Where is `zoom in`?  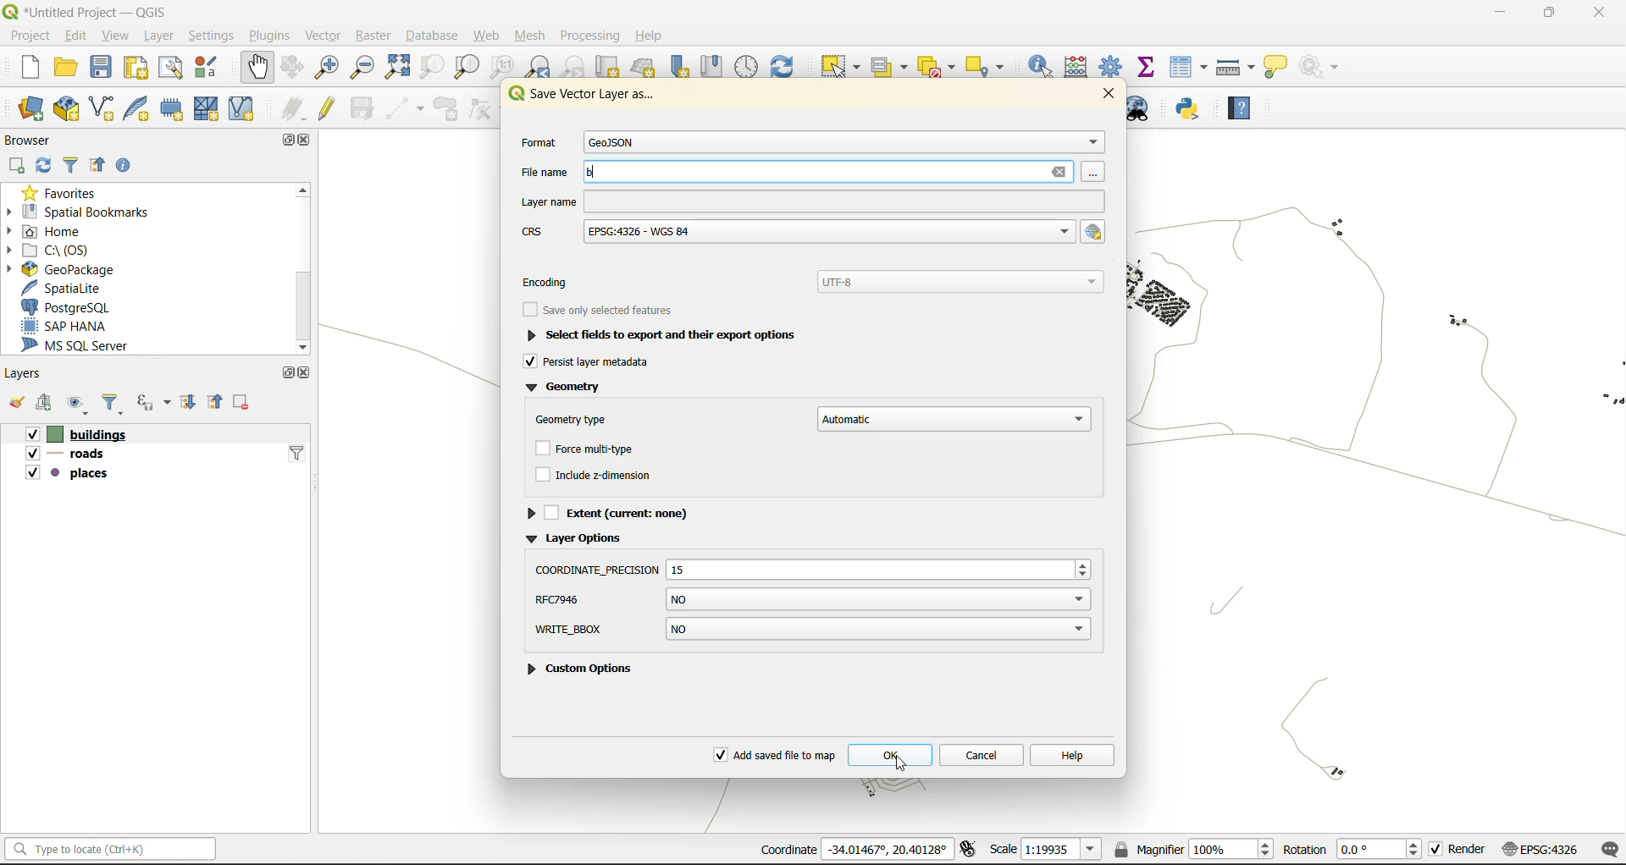 zoom in is located at coordinates (325, 69).